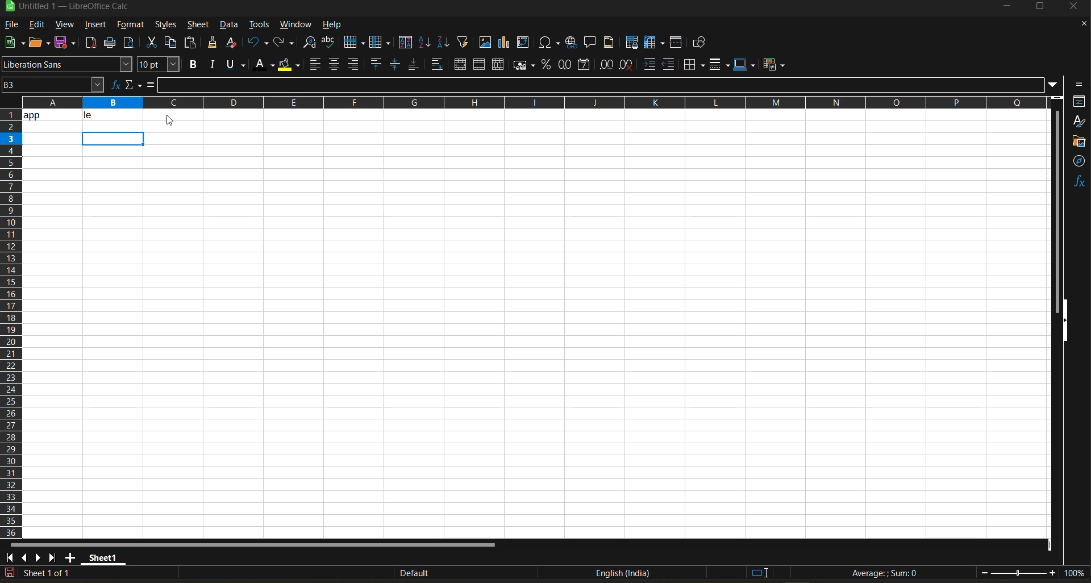 This screenshot has width=1091, height=583. Describe the element at coordinates (671, 65) in the screenshot. I see `decrease indent` at that location.